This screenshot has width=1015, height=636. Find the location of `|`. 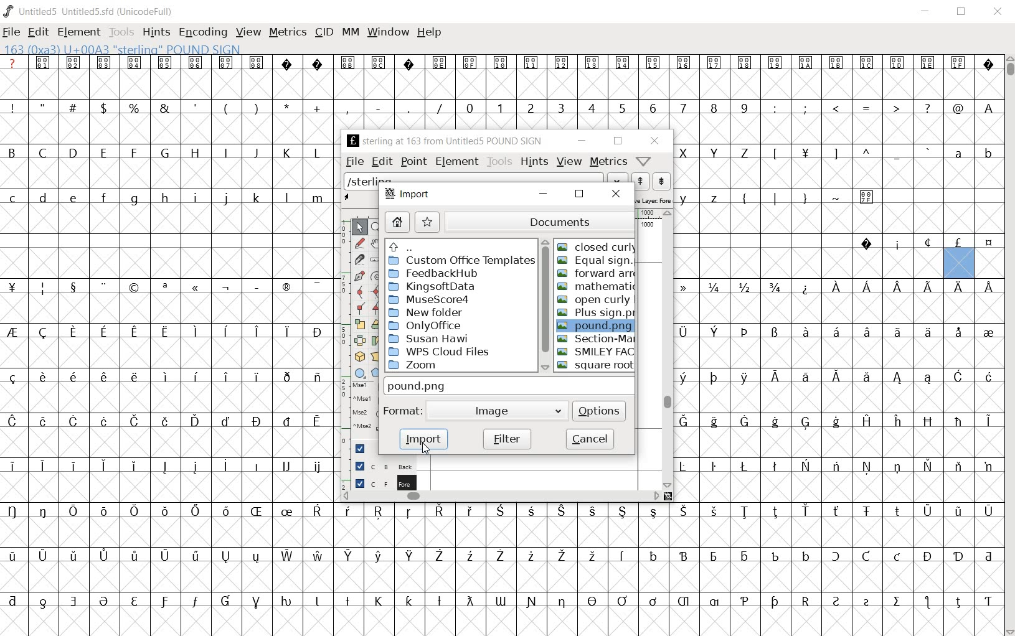

| is located at coordinates (773, 197).